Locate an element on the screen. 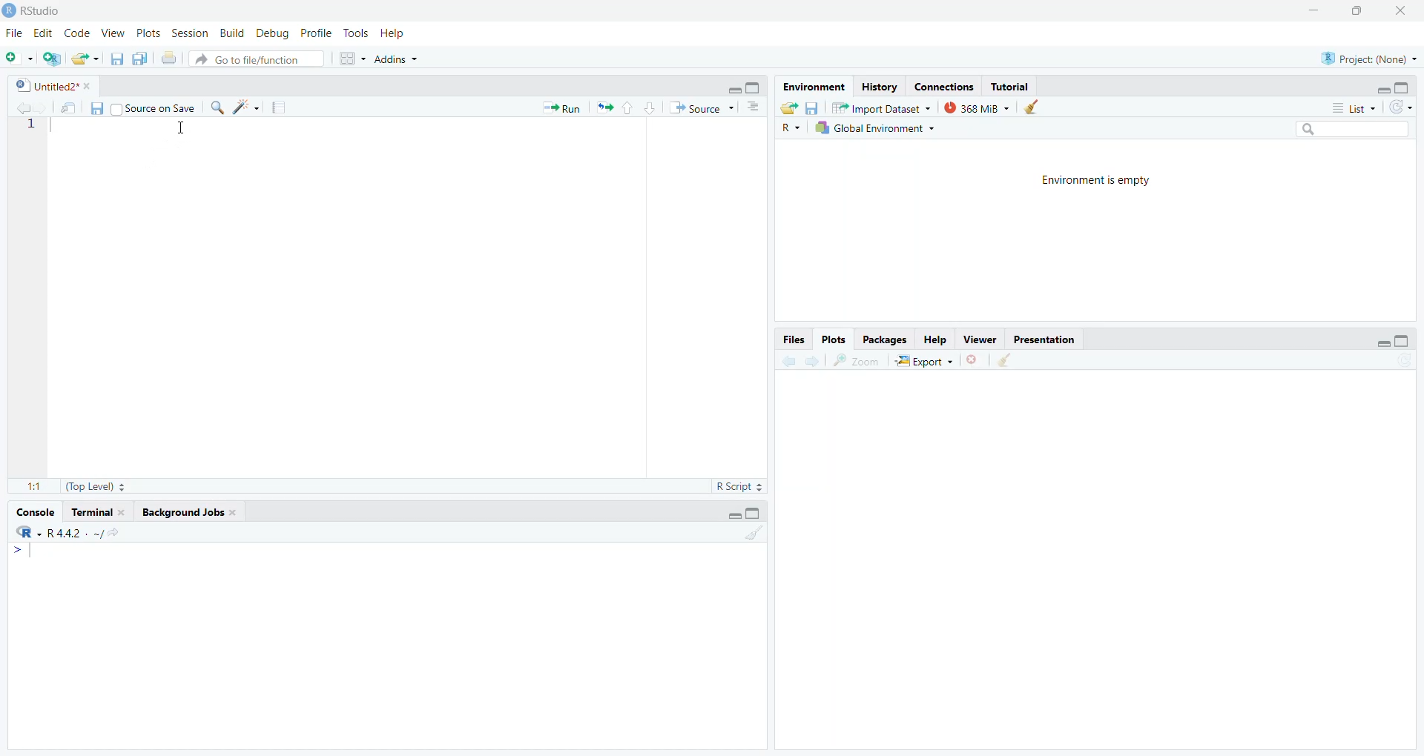 This screenshot has width=1424, height=756. print is located at coordinates (171, 60).